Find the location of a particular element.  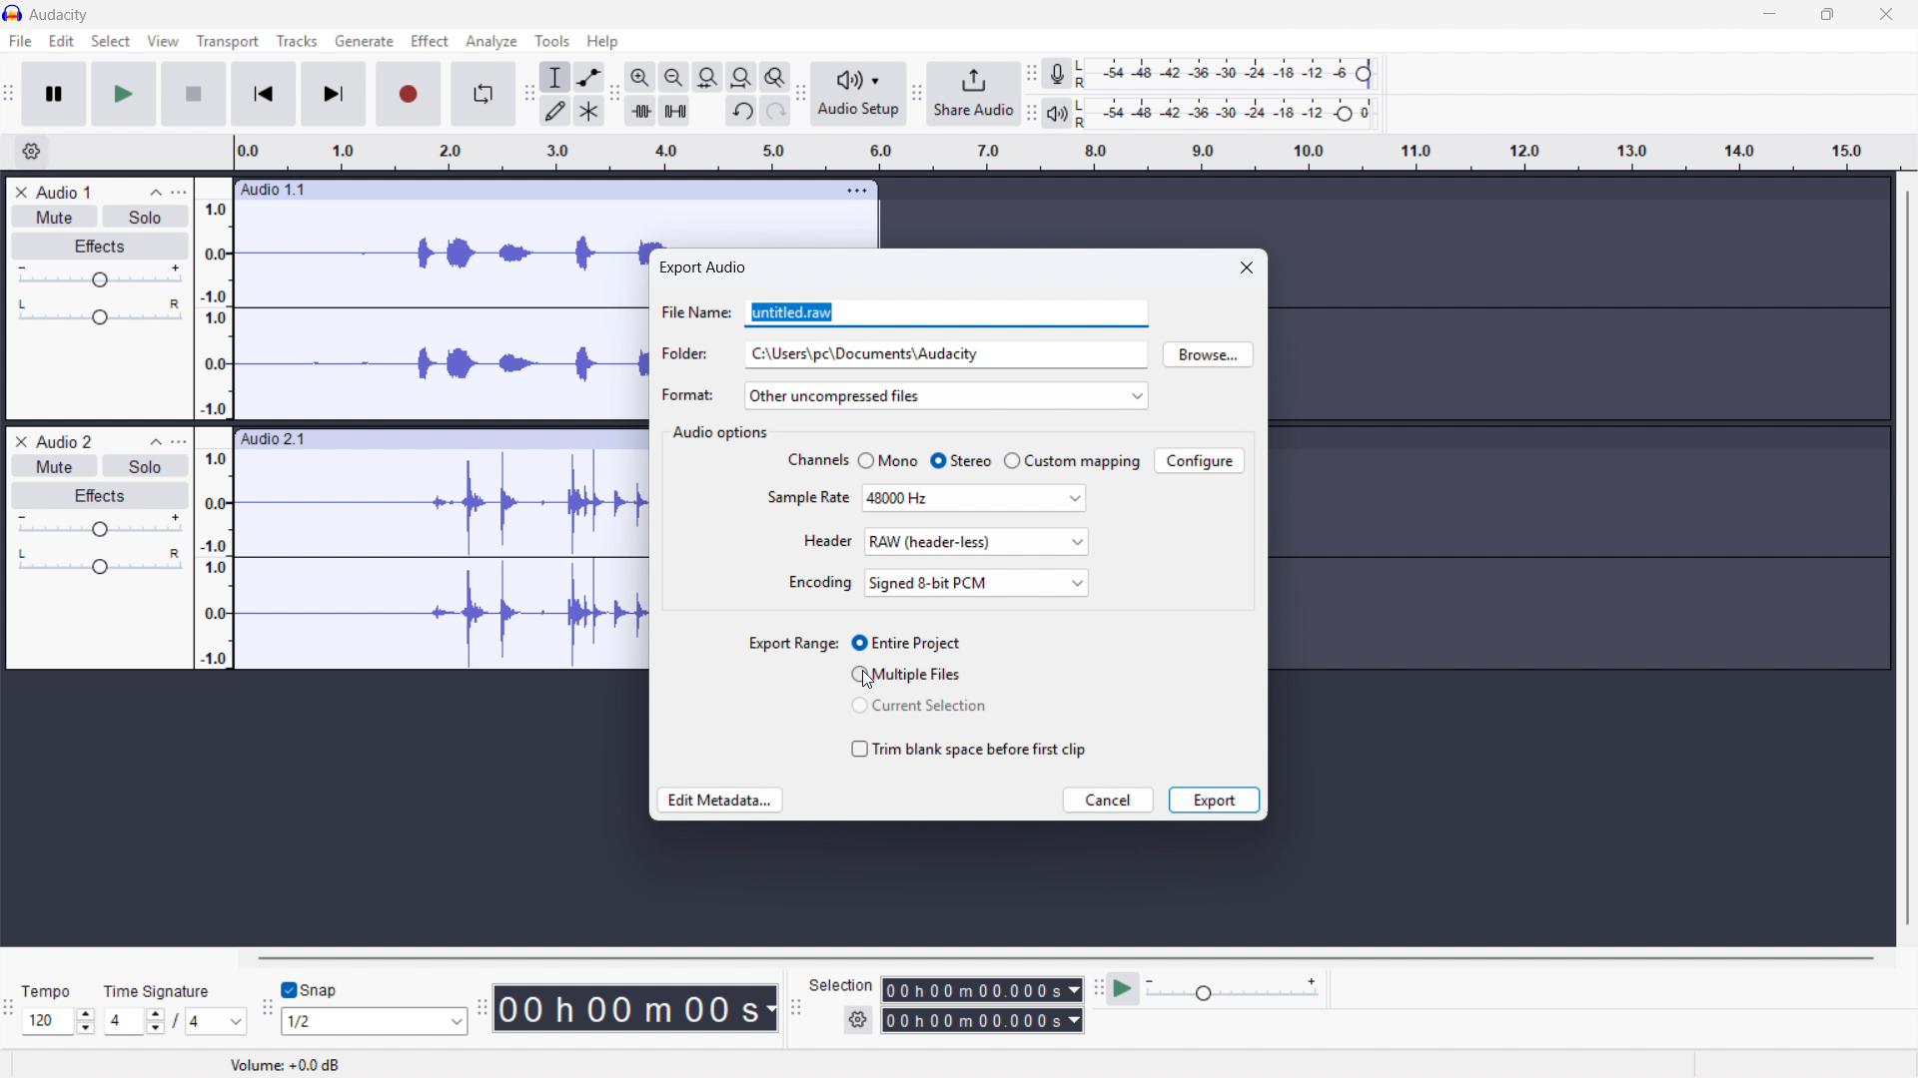

Set sample rate  is located at coordinates (975, 498).